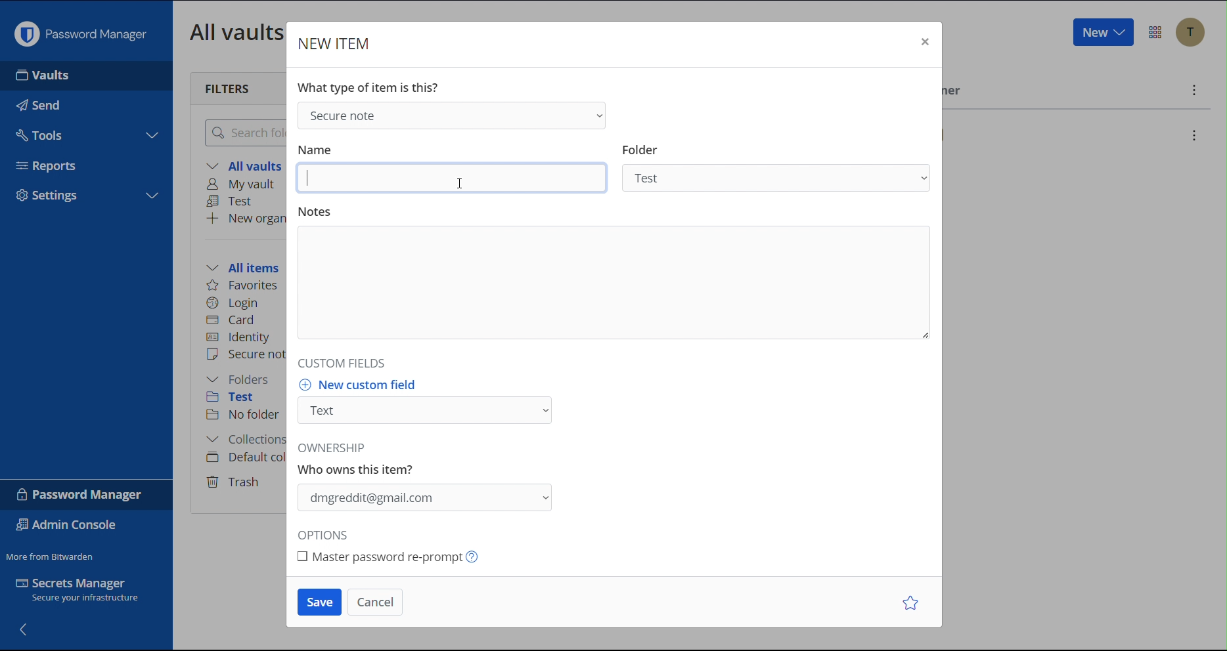 The width and height of the screenshot is (1227, 651). I want to click on Default collection, so click(244, 457).